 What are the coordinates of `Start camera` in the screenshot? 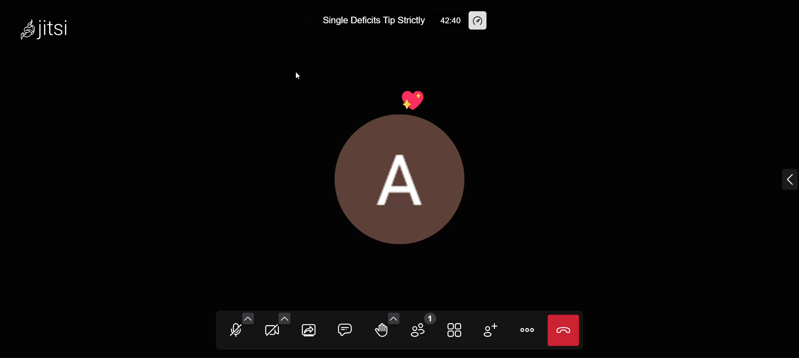 It's located at (271, 332).